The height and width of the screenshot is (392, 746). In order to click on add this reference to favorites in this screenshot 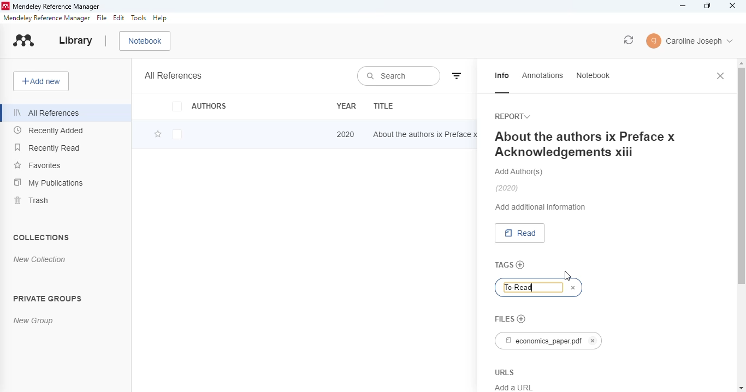, I will do `click(158, 134)`.